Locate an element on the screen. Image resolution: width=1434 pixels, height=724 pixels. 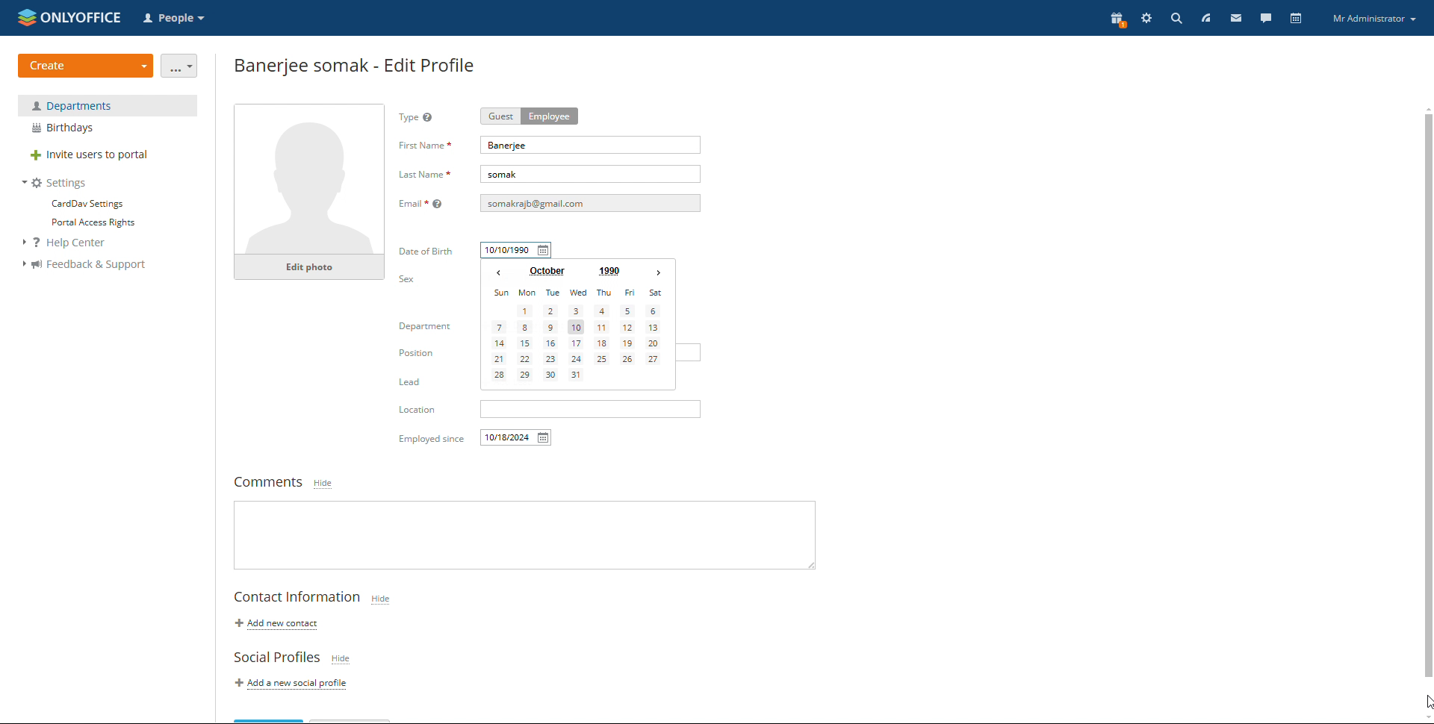
Last Name * is located at coordinates (424, 176).